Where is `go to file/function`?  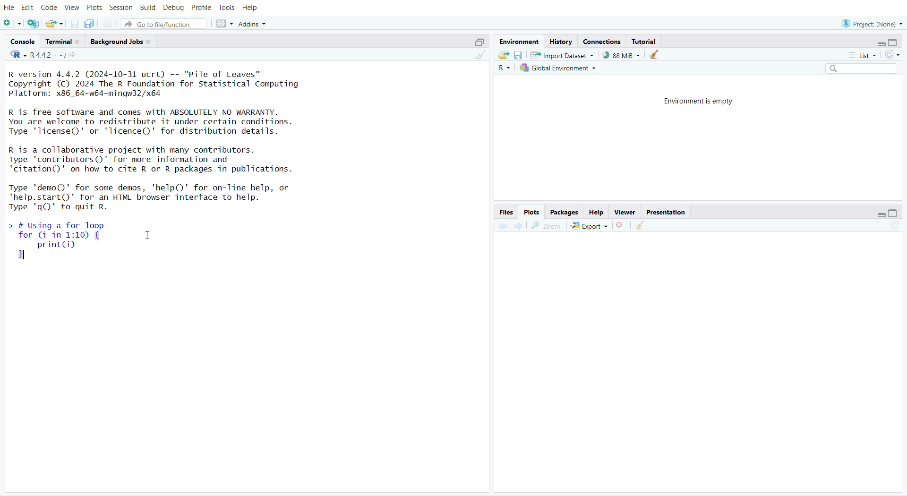
go to file/function is located at coordinates (163, 24).